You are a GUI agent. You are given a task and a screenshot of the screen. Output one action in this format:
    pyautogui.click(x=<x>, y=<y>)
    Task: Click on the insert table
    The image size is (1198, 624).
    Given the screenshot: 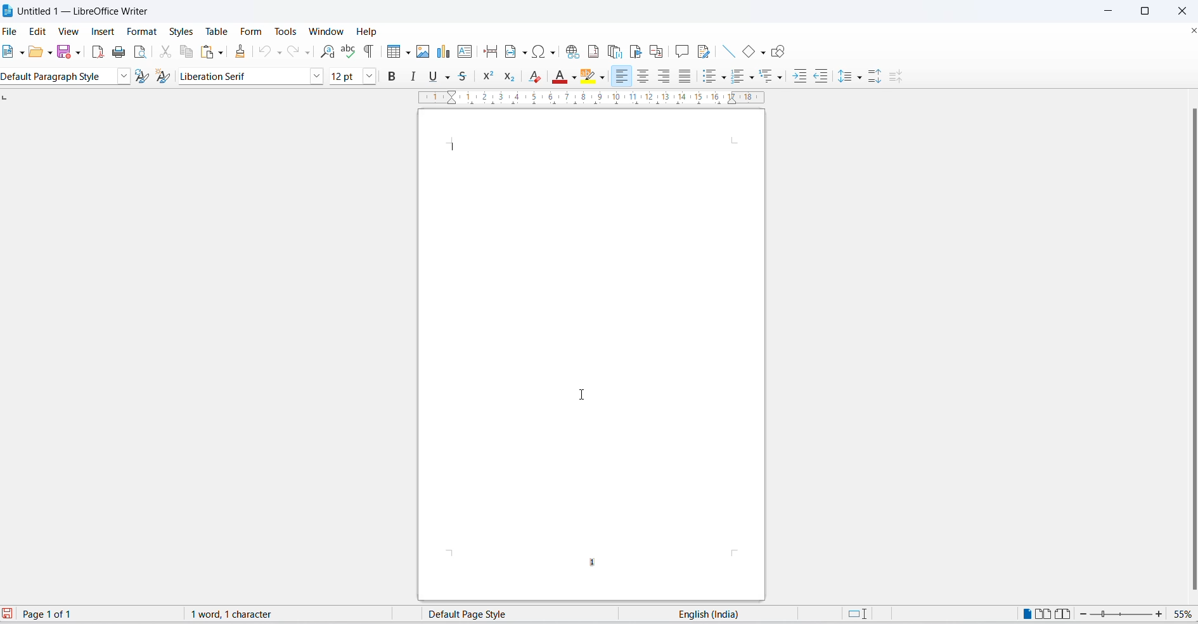 What is the action you would take?
    pyautogui.click(x=390, y=53)
    